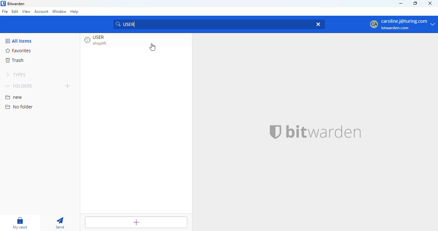  What do you see at coordinates (416, 3) in the screenshot?
I see `maximize` at bounding box center [416, 3].